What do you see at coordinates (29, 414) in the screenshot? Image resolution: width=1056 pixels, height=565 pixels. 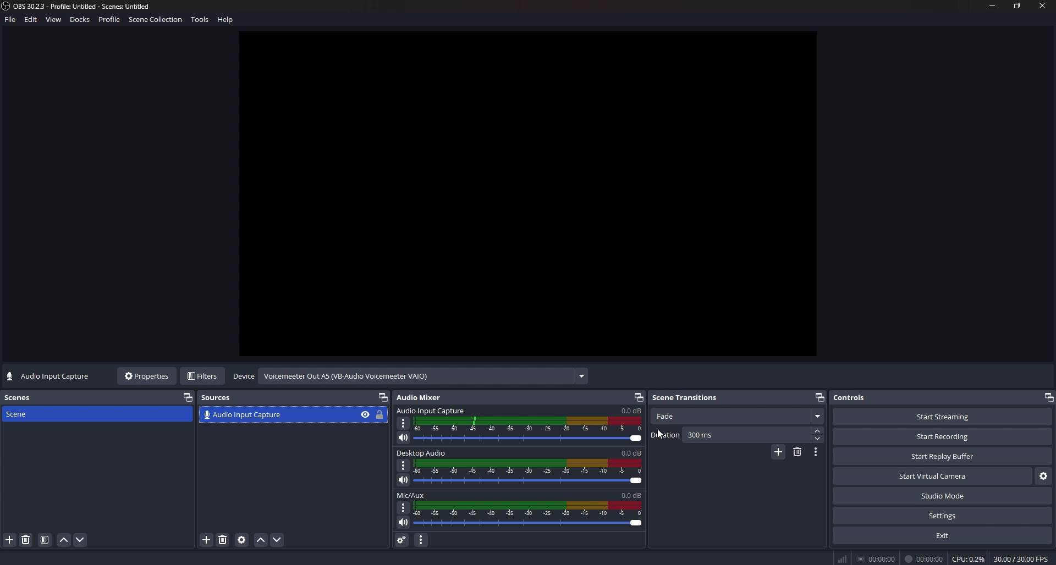 I see `scene` at bounding box center [29, 414].